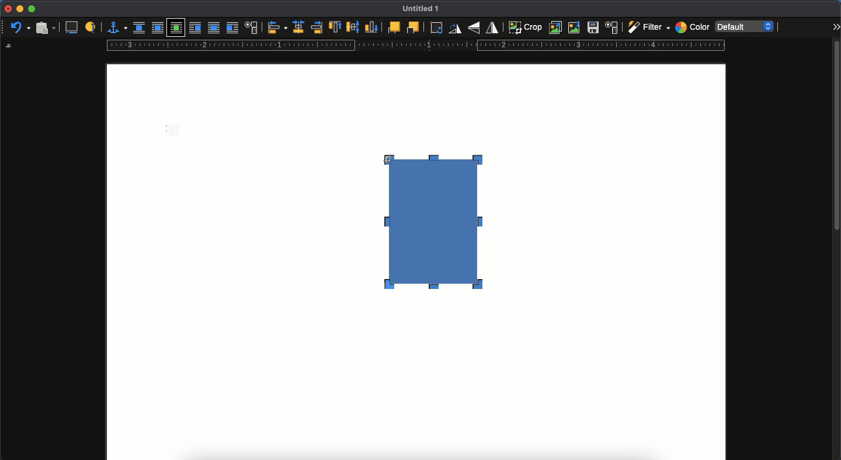 The width and height of the screenshot is (841, 460). What do you see at coordinates (353, 27) in the screenshot?
I see `middle to anchor` at bounding box center [353, 27].